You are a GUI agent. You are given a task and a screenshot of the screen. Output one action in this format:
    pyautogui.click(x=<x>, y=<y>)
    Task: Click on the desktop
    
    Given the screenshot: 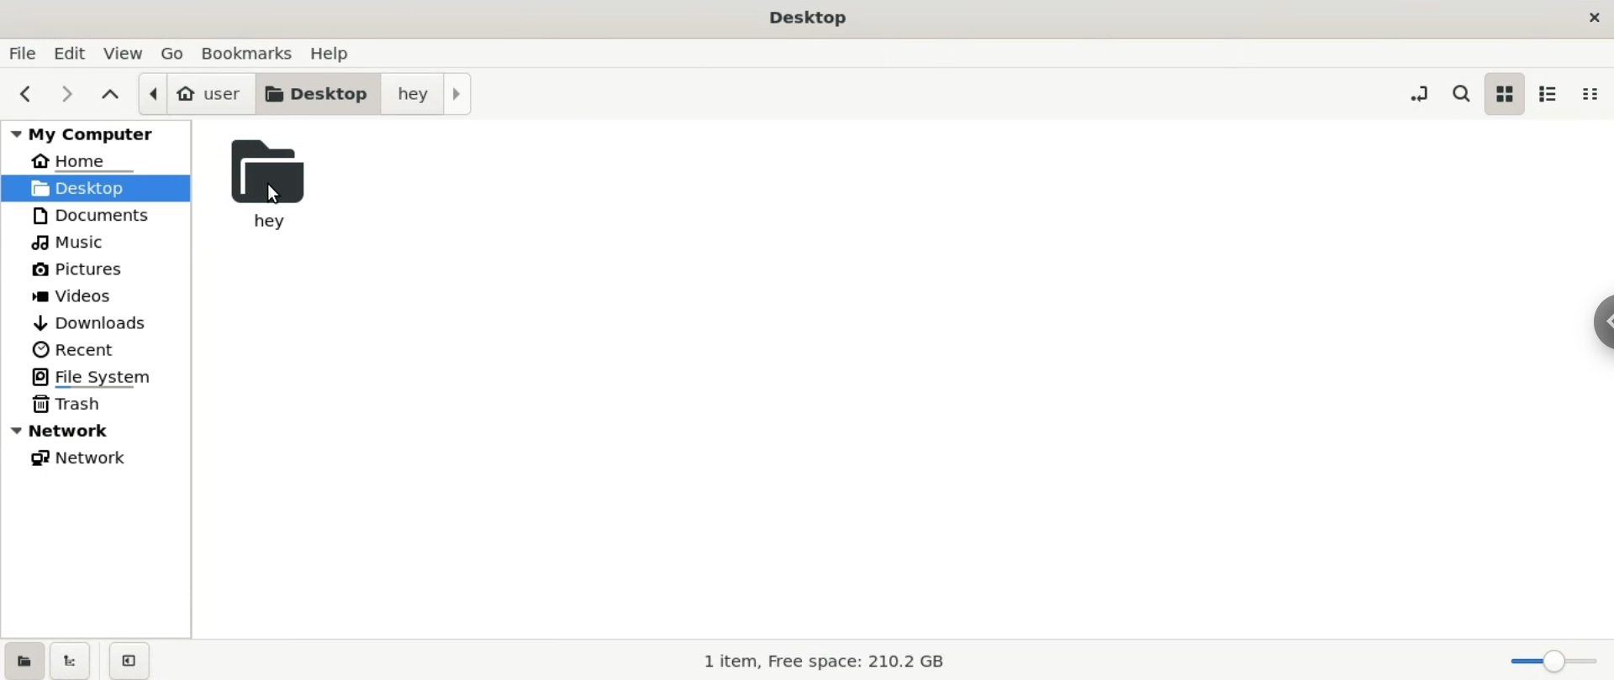 What is the action you would take?
    pyautogui.click(x=814, y=18)
    